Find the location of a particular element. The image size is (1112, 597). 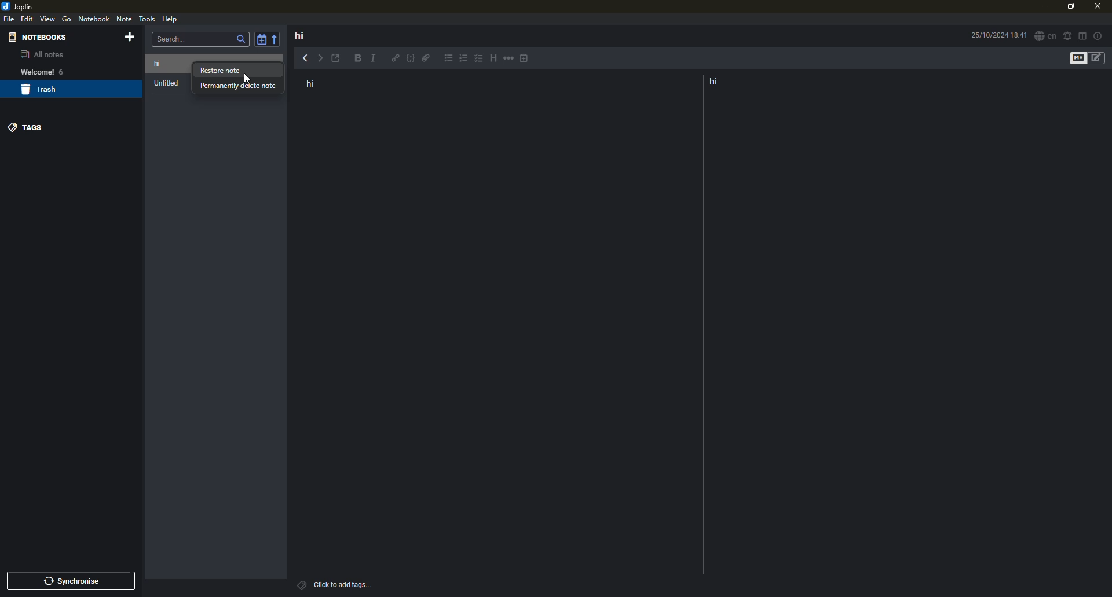

tags is located at coordinates (301, 584).